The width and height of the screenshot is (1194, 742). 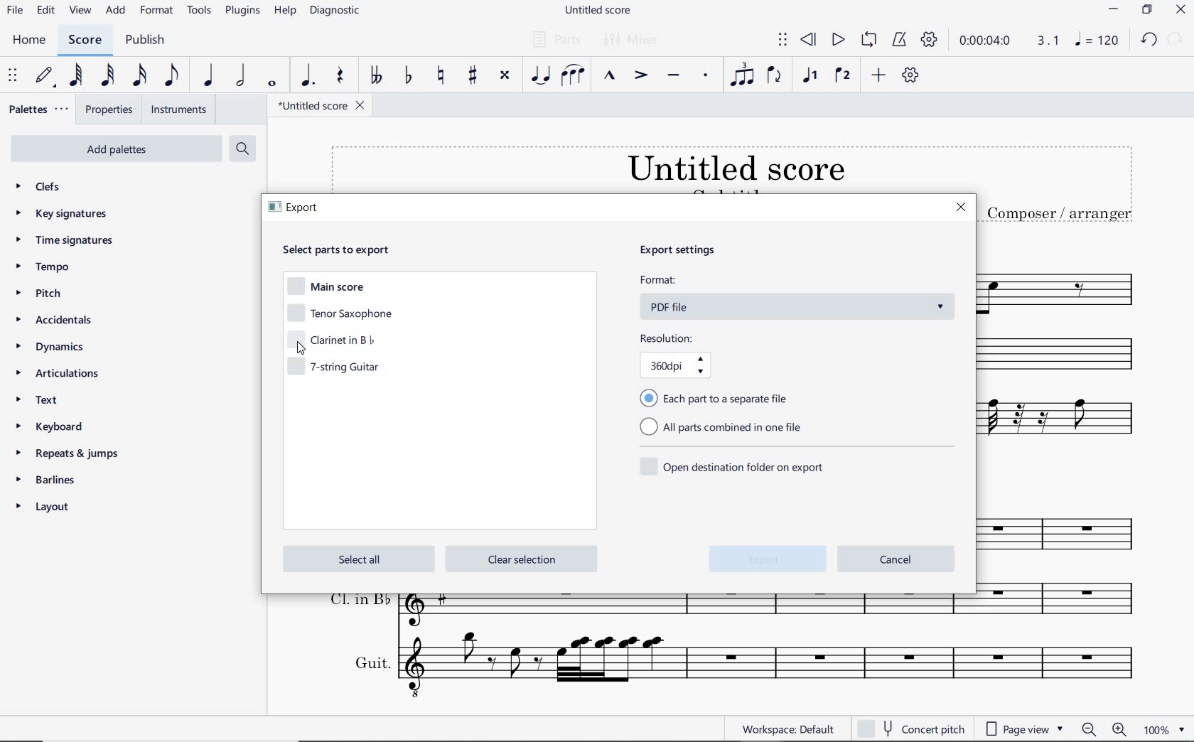 What do you see at coordinates (337, 339) in the screenshot?
I see `clarinet in b` at bounding box center [337, 339].